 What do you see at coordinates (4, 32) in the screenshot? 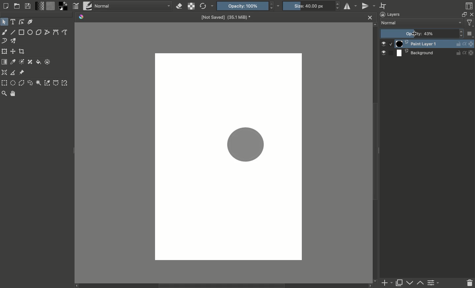
I see `Freehand brush tool` at bounding box center [4, 32].